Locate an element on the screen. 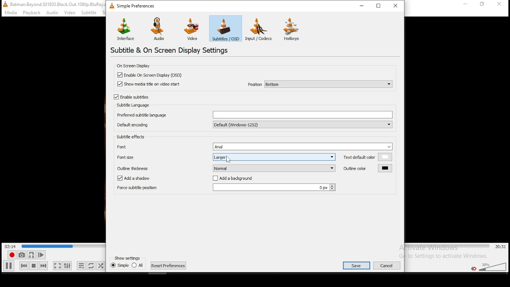 This screenshot has width=510, height=287. take a snapshot is located at coordinates (21, 255).